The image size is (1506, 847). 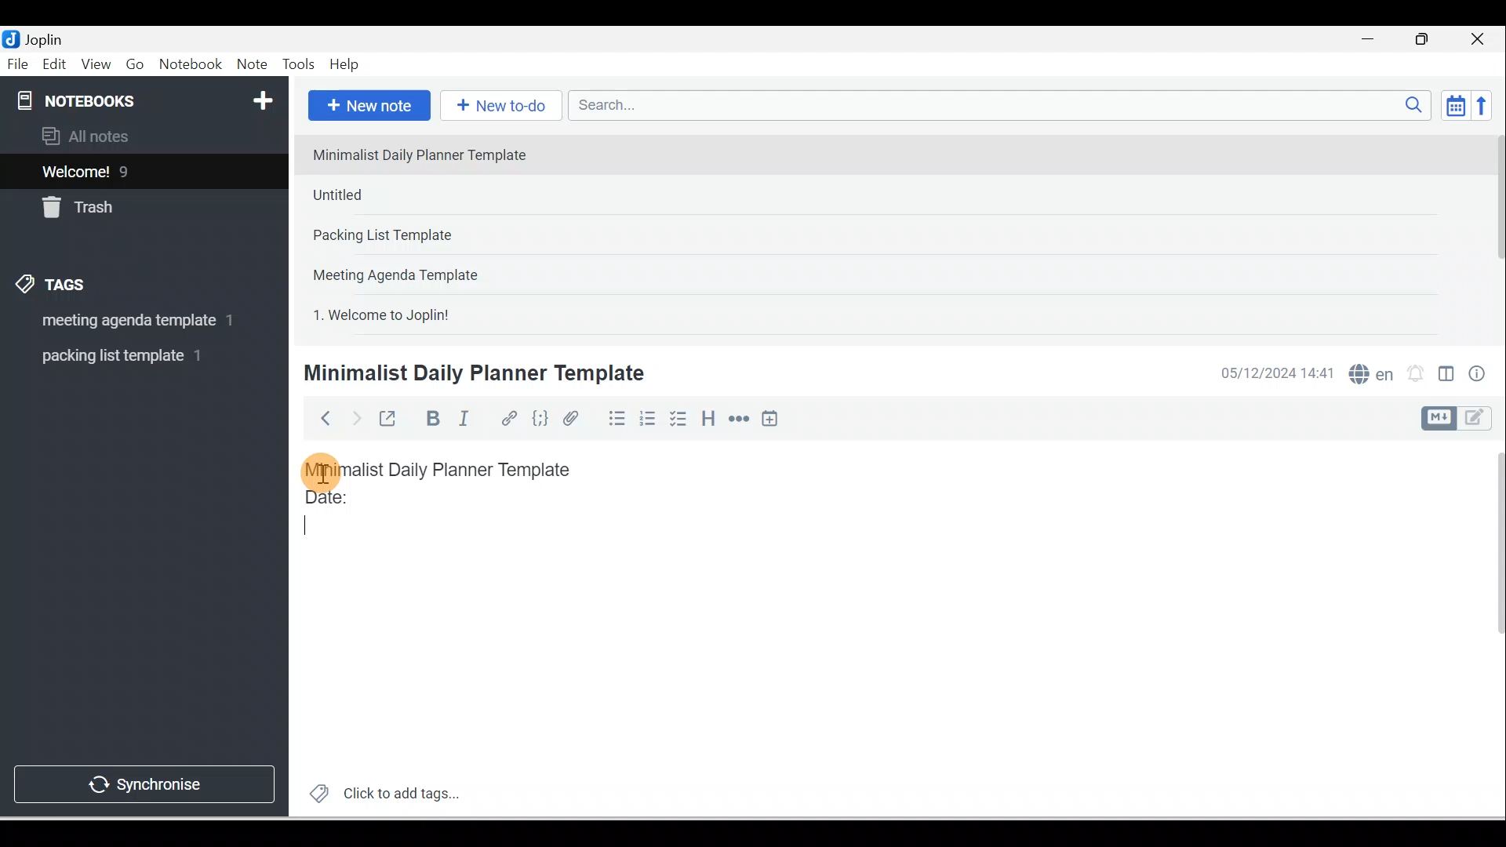 I want to click on Italic, so click(x=467, y=421).